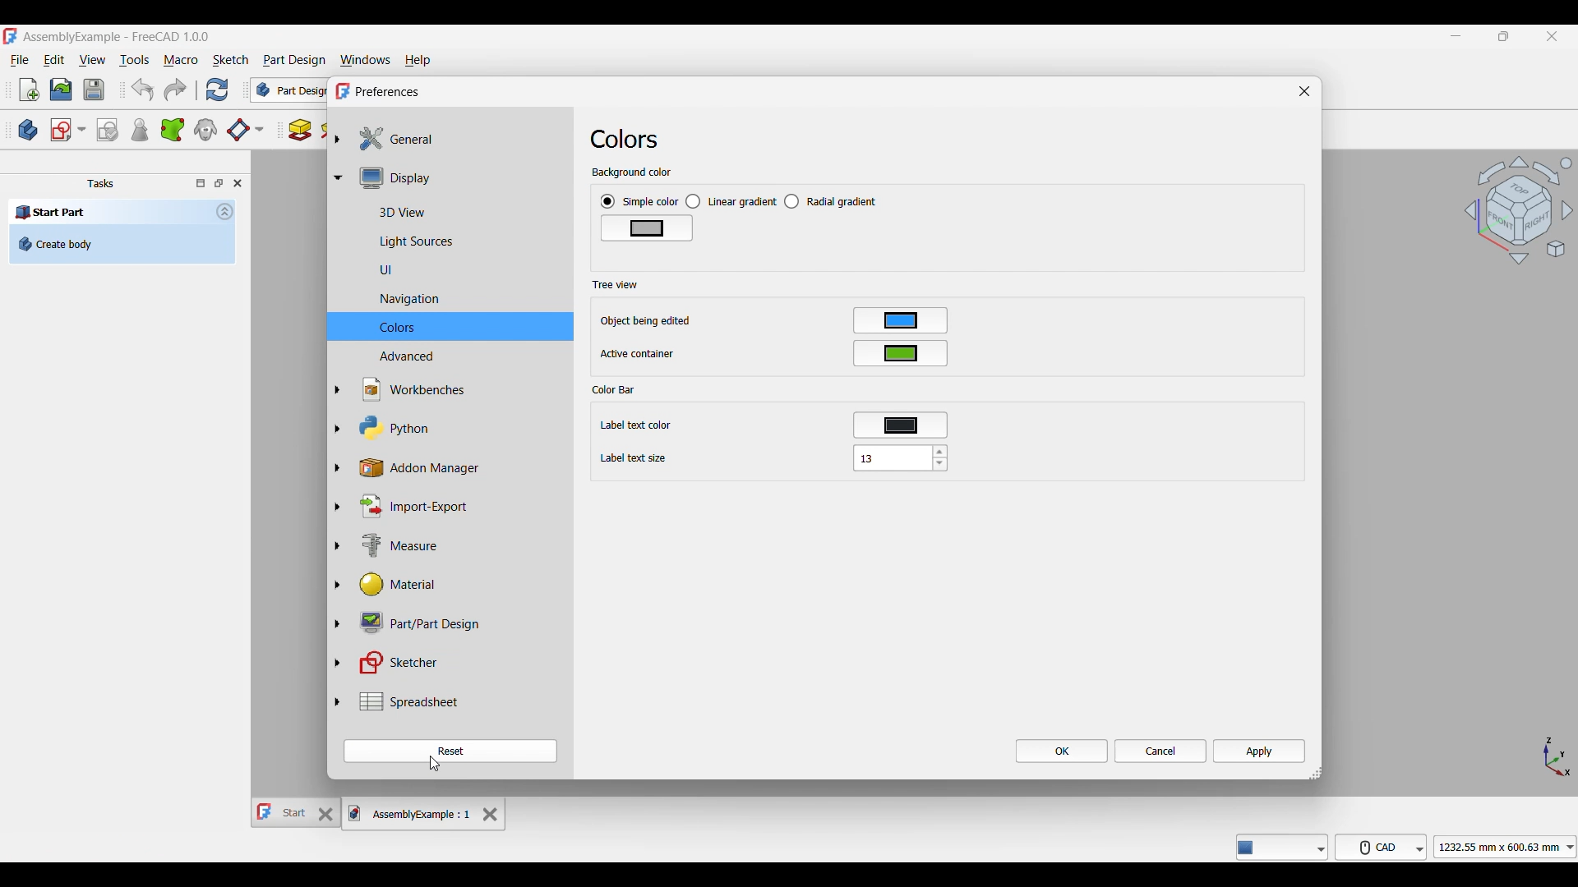  What do you see at coordinates (326, 814) in the screenshot?
I see `Close Start tab` at bounding box center [326, 814].